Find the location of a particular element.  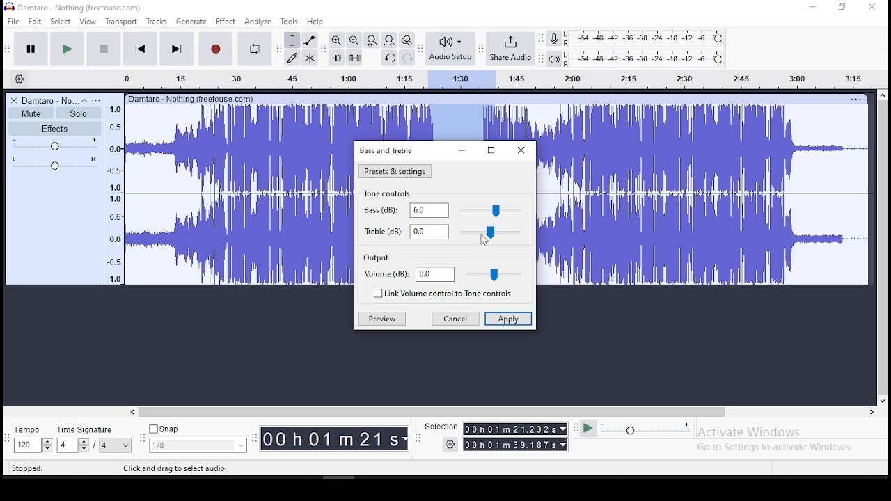

help is located at coordinates (315, 22).